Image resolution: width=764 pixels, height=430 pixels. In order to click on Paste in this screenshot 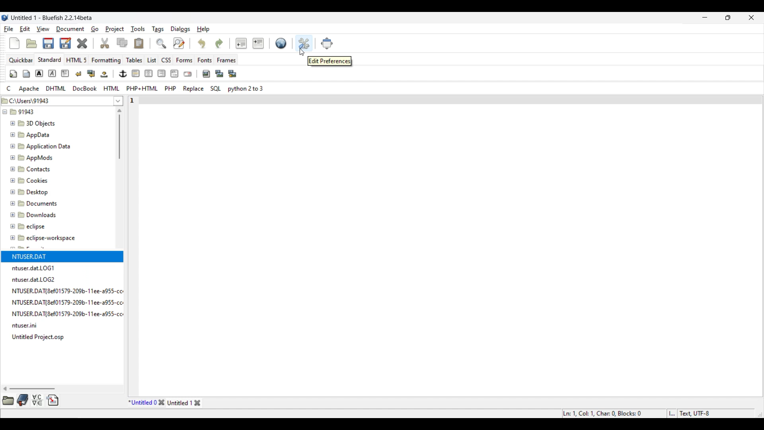, I will do `click(139, 43)`.